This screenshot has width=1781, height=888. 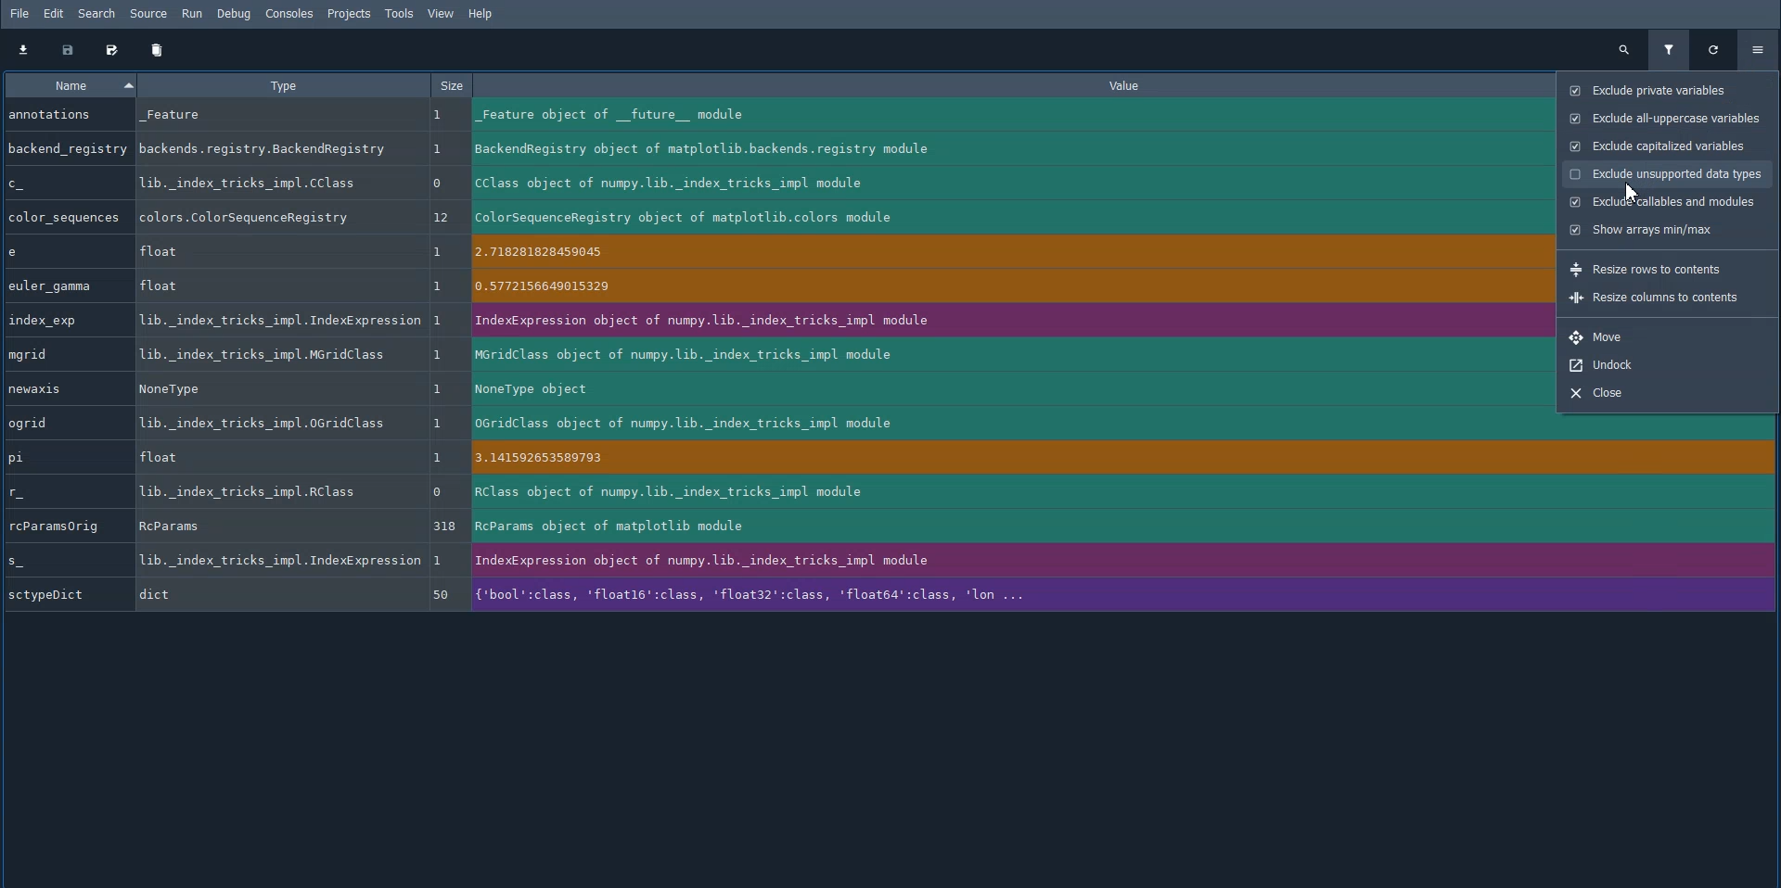 What do you see at coordinates (55, 14) in the screenshot?
I see `Edit` at bounding box center [55, 14].